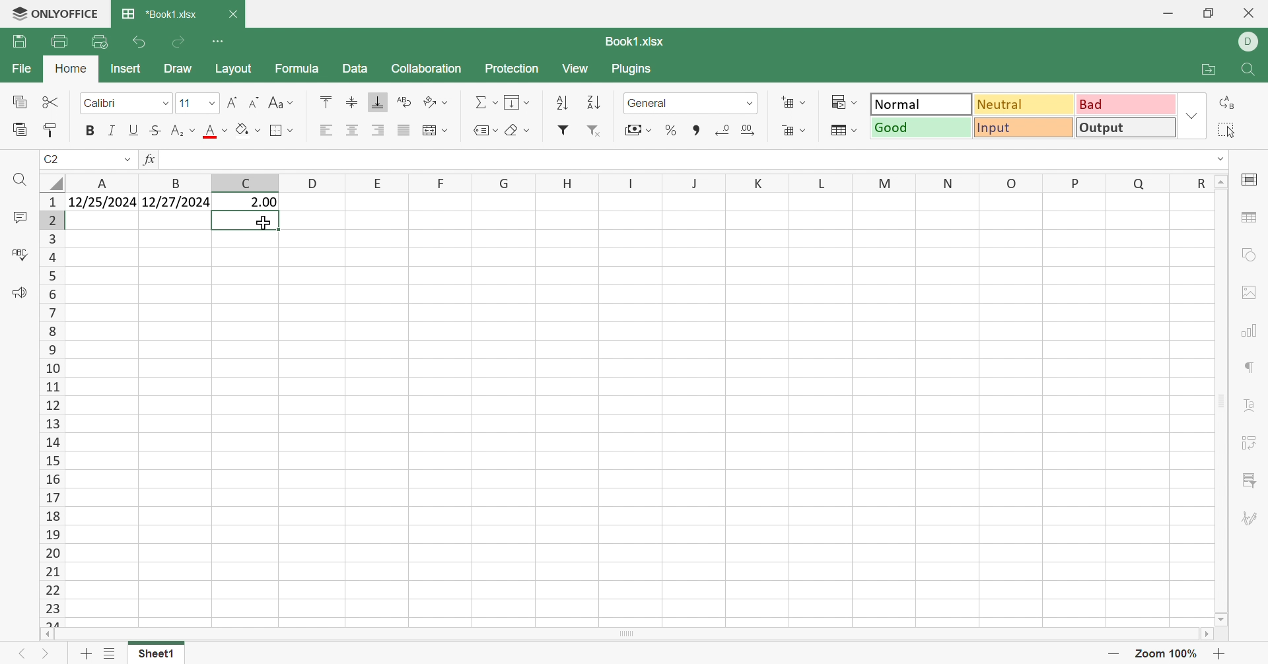 This screenshot has height=664, width=1268. I want to click on Remove filter, so click(595, 131).